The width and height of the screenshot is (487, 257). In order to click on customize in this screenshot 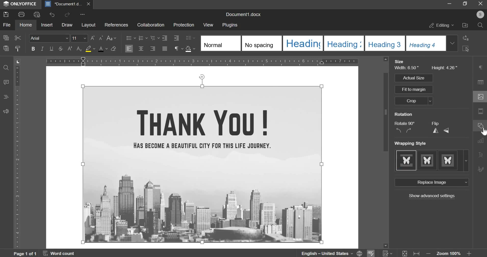, I will do `click(83, 15)`.